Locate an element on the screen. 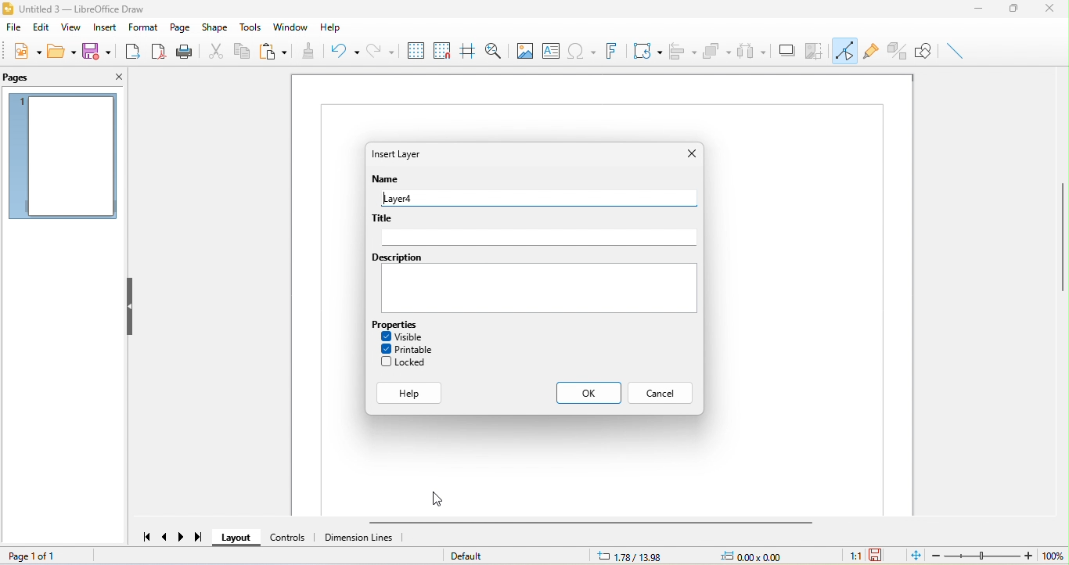 This screenshot has height=565, width=1069. Text box is located at coordinates (538, 288).